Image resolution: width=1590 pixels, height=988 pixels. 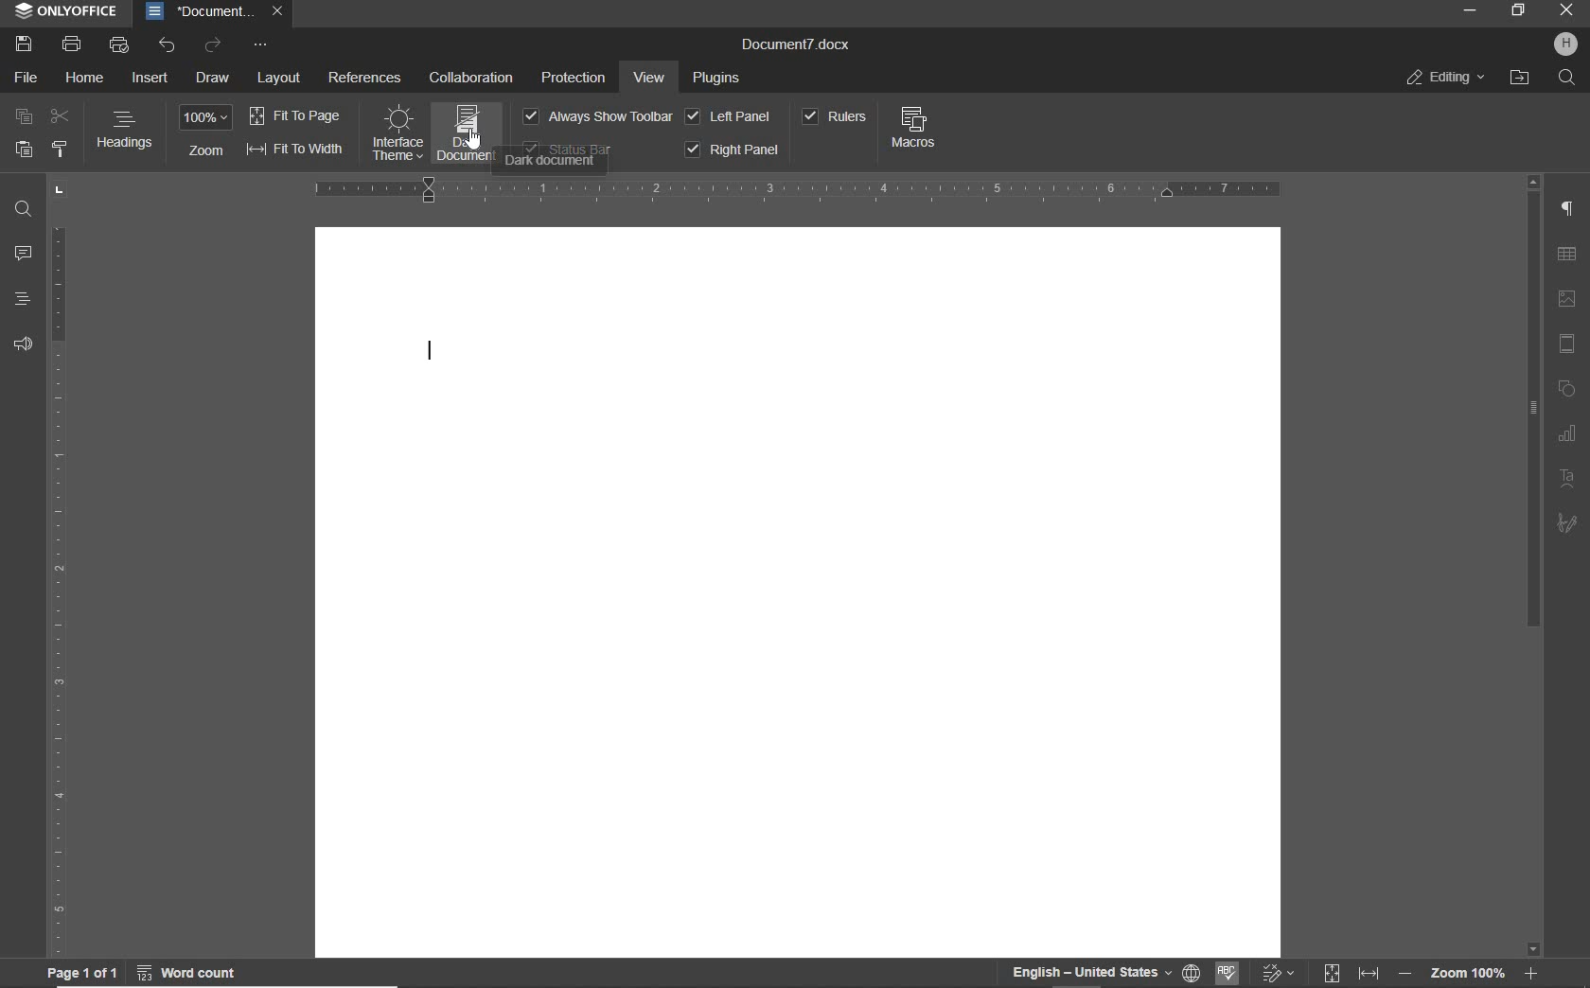 I want to click on HEADINGS, so click(x=22, y=299).